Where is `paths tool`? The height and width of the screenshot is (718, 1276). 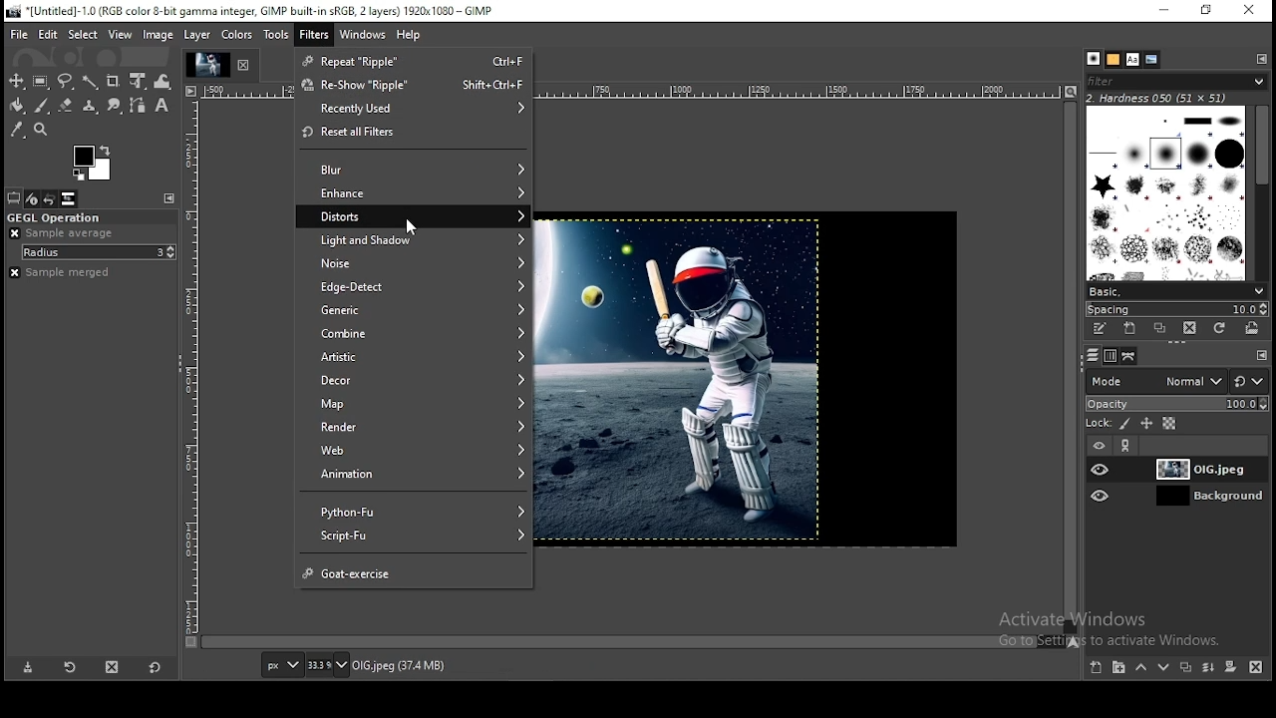 paths tool is located at coordinates (138, 106).